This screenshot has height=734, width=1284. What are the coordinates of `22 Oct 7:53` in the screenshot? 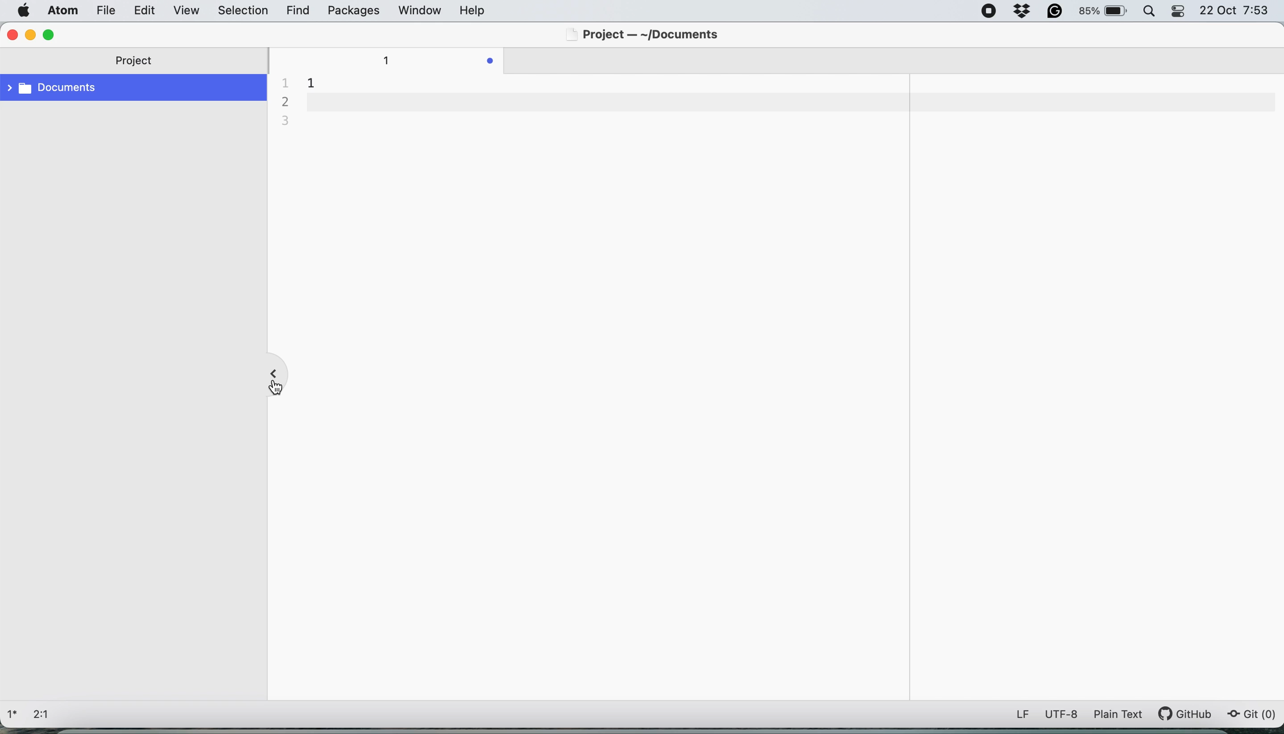 It's located at (1238, 13).